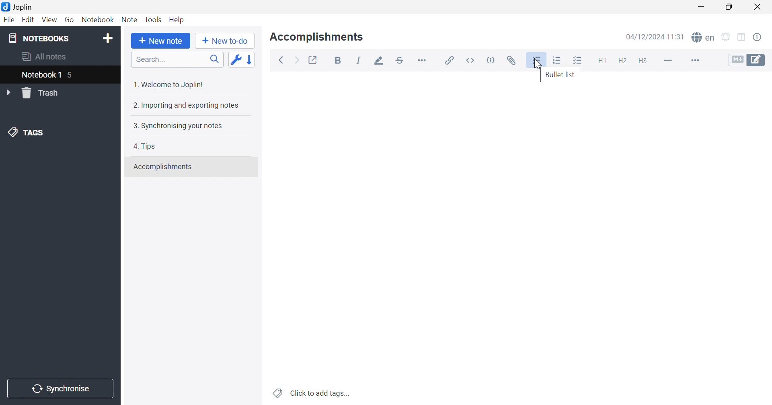  Describe the element at coordinates (556, 60) in the screenshot. I see `Numbered list` at that location.